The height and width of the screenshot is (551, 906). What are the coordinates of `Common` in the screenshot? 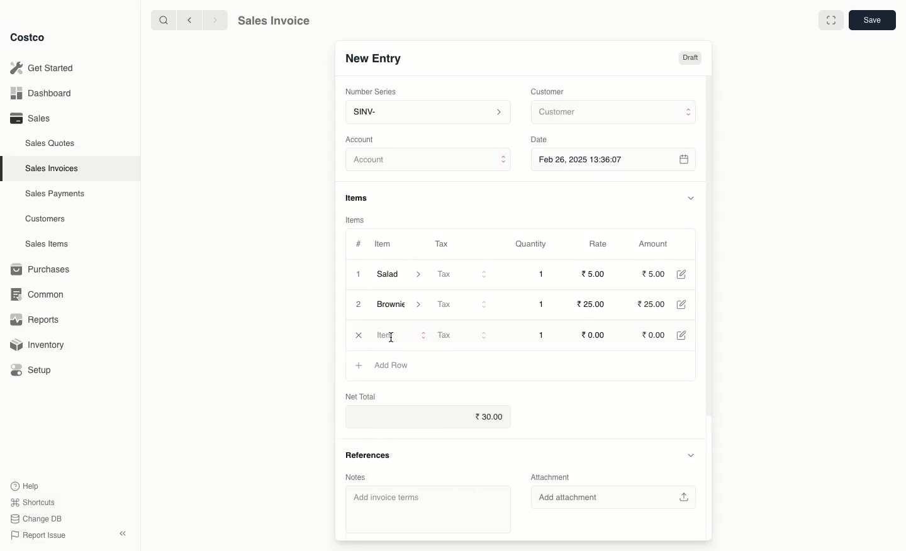 It's located at (43, 294).